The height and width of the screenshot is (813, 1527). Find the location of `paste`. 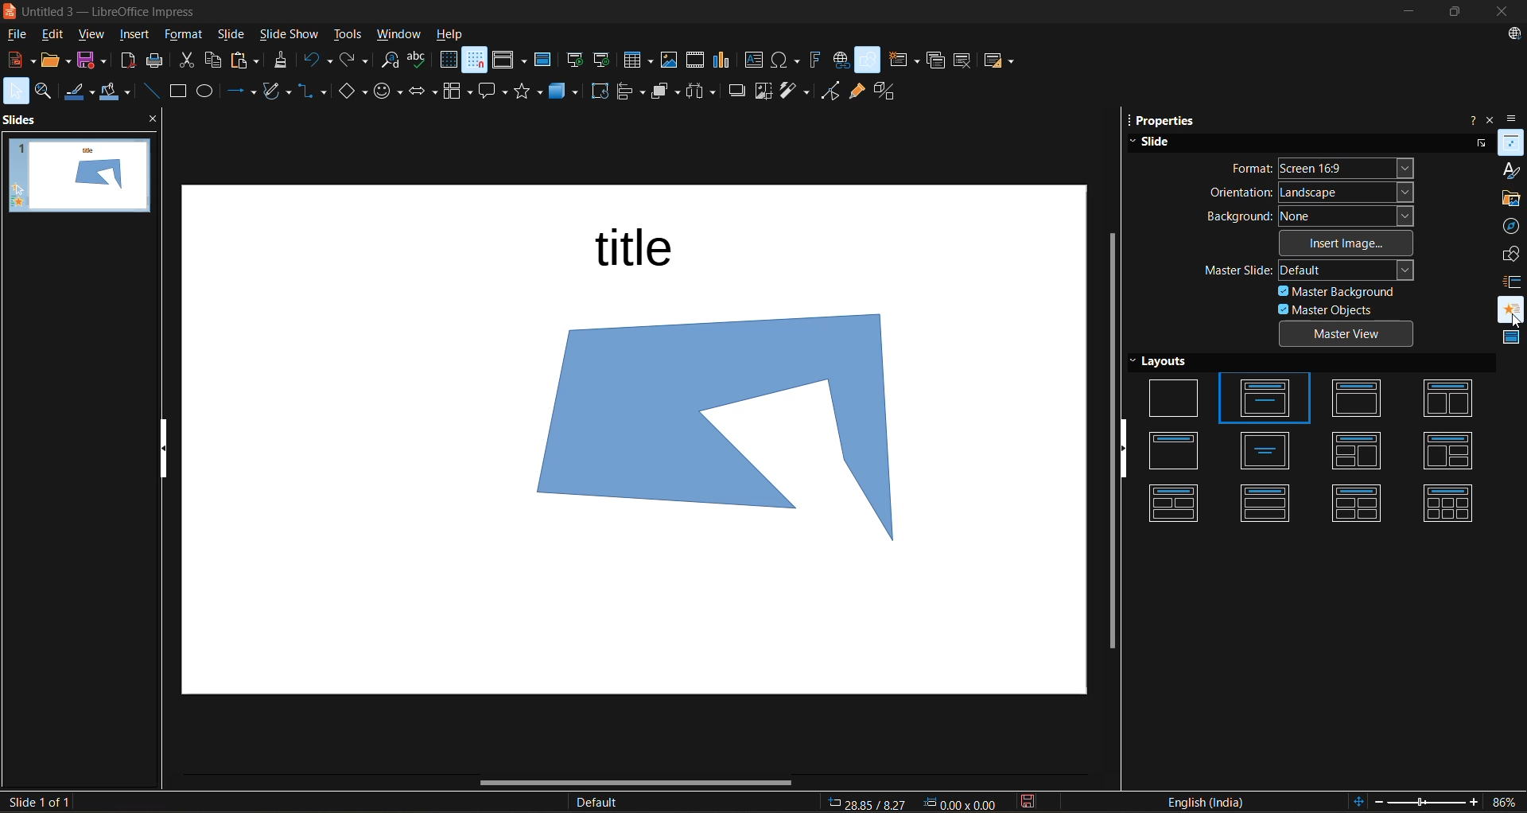

paste is located at coordinates (247, 60).